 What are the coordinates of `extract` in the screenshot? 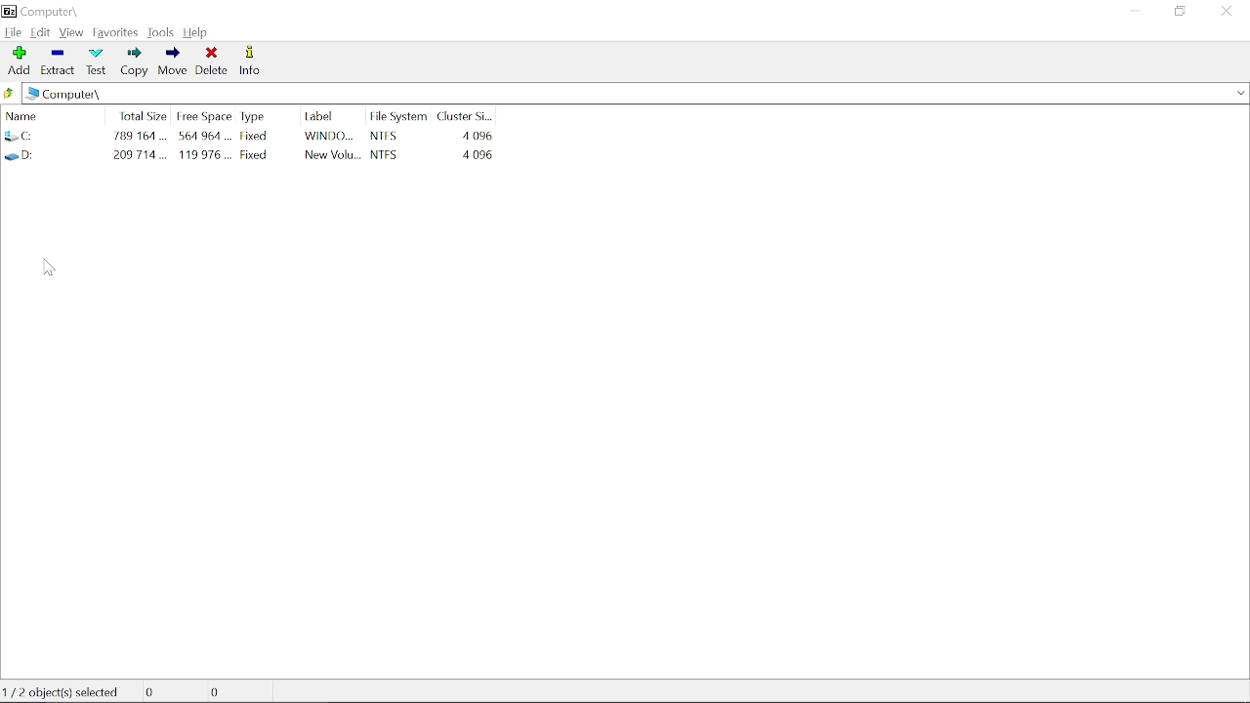 It's located at (57, 60).